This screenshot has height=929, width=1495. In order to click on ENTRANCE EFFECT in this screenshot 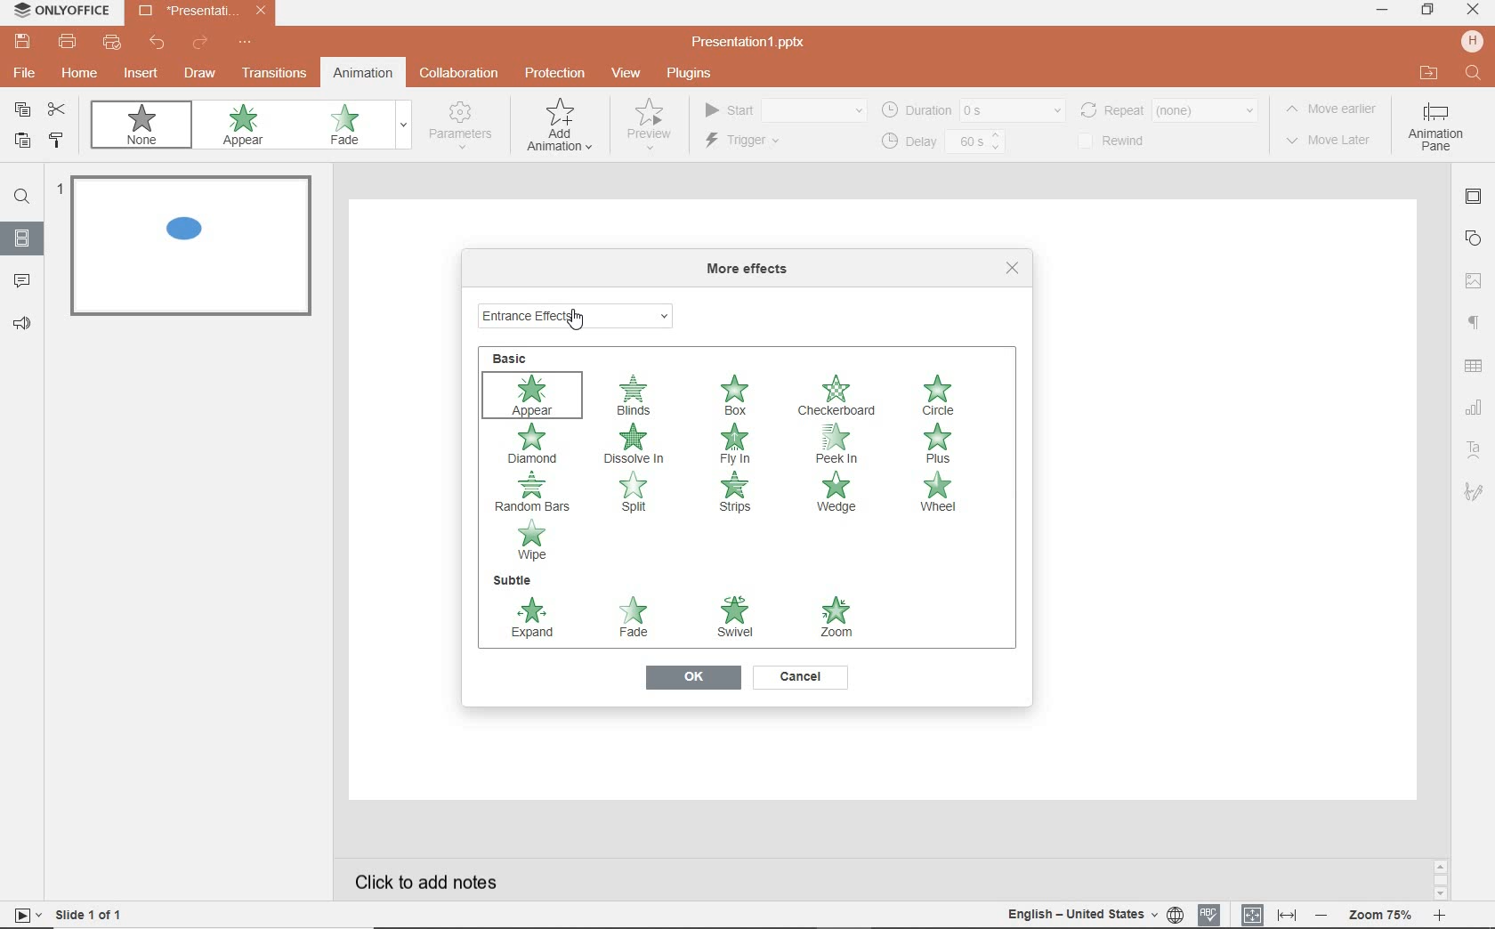, I will do `click(578, 313)`.